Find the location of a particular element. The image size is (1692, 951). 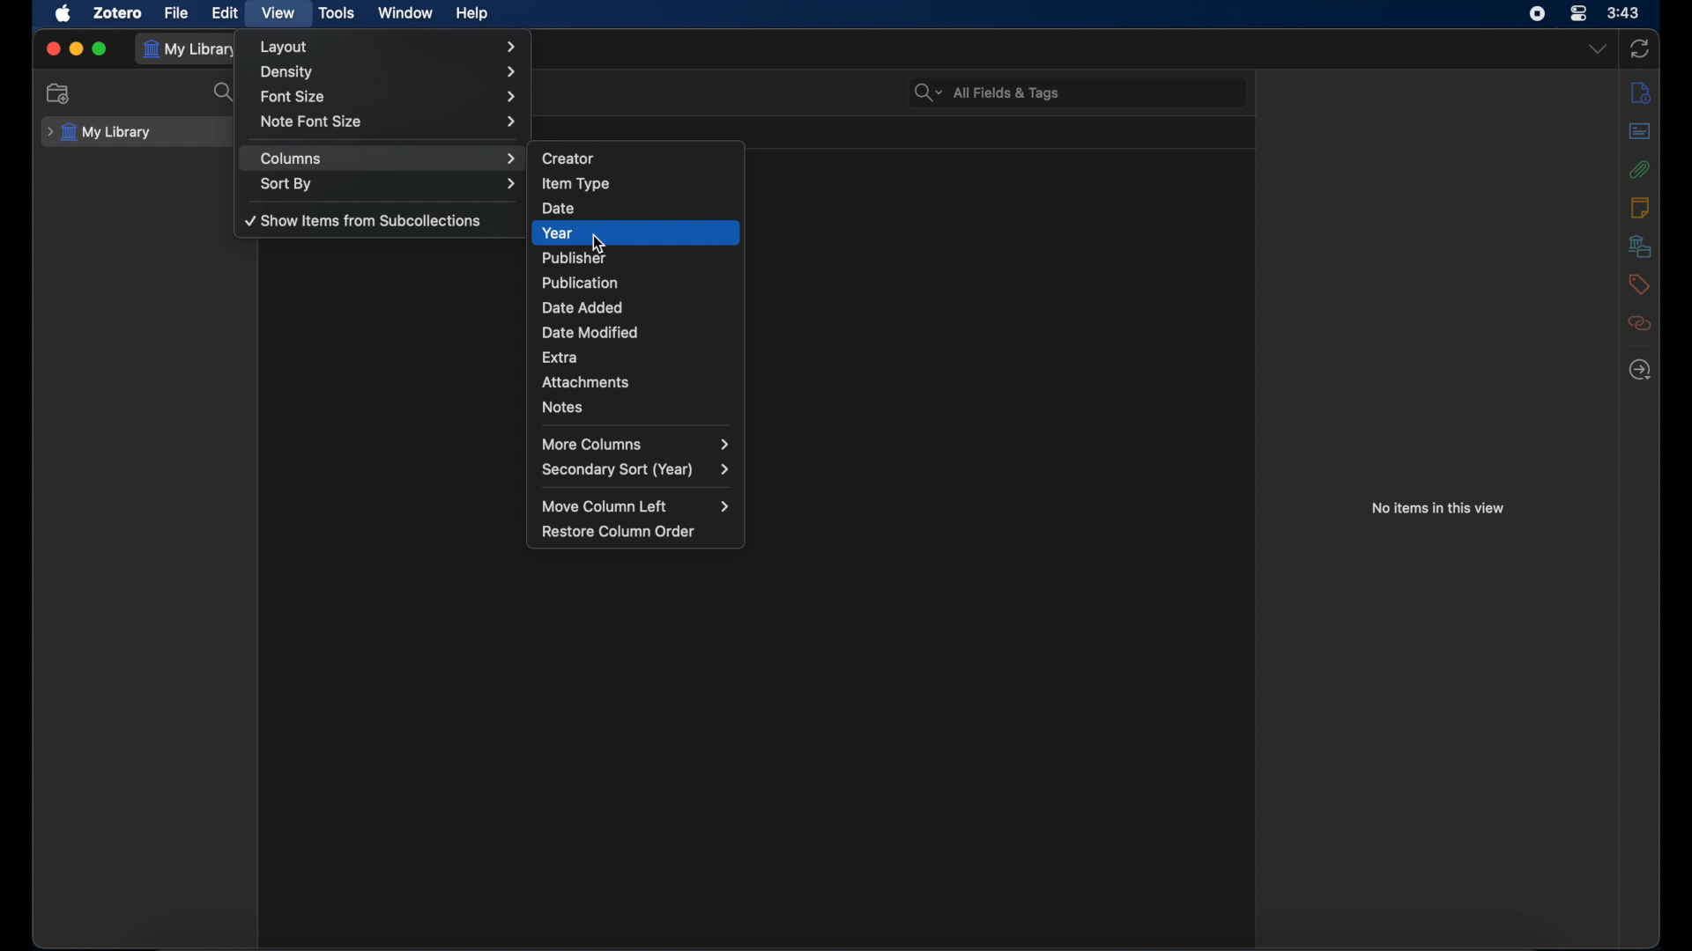

attachments is located at coordinates (1640, 169).